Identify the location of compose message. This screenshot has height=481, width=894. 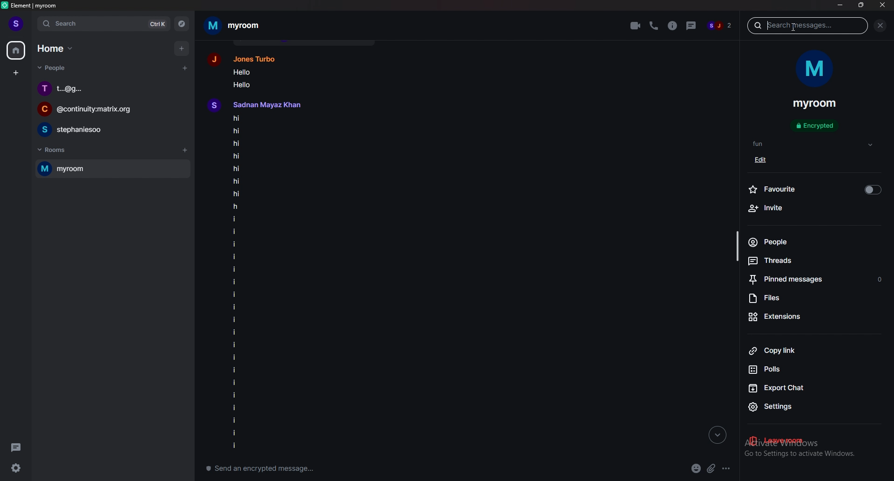
(338, 467).